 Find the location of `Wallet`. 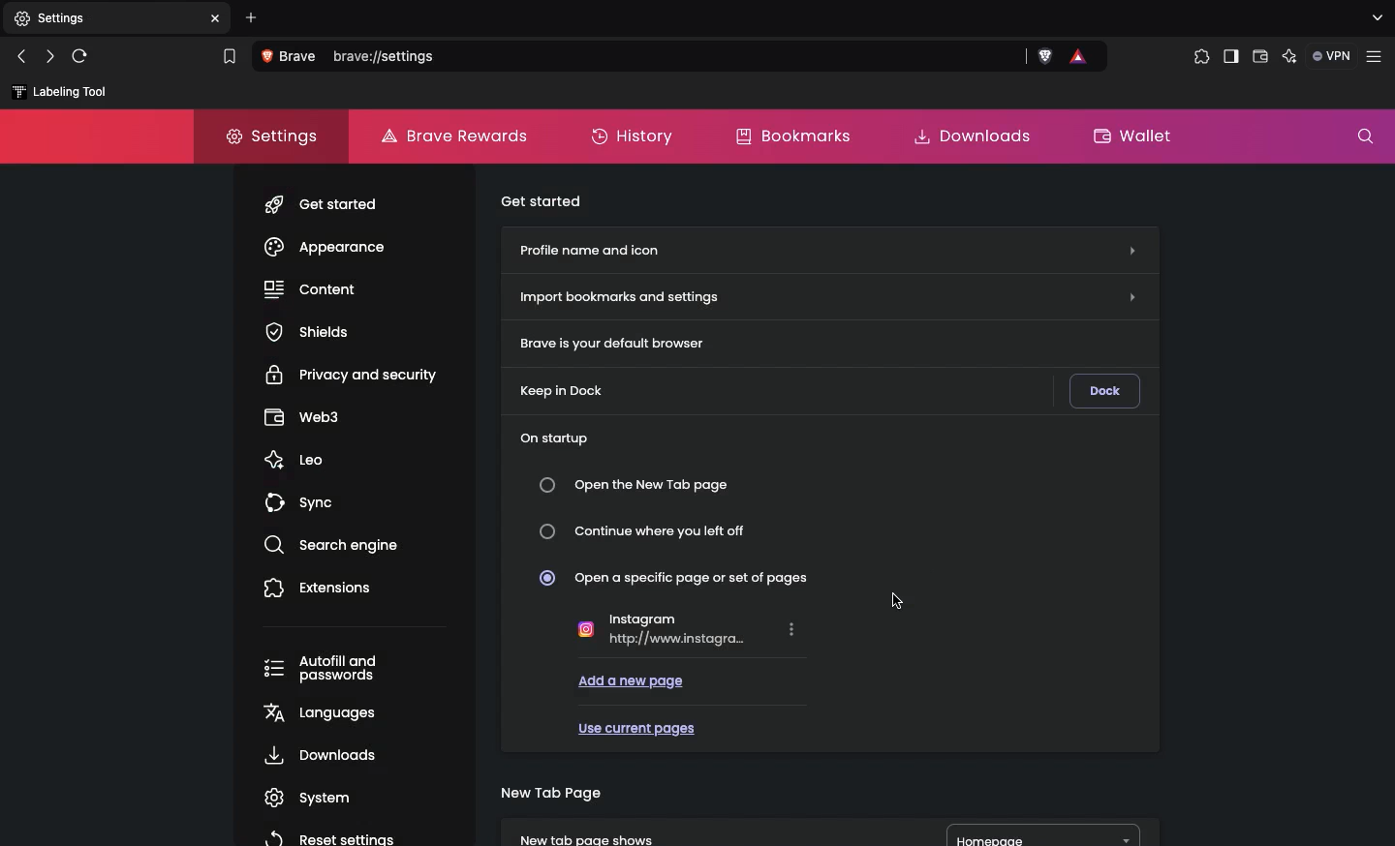

Wallet is located at coordinates (1134, 134).